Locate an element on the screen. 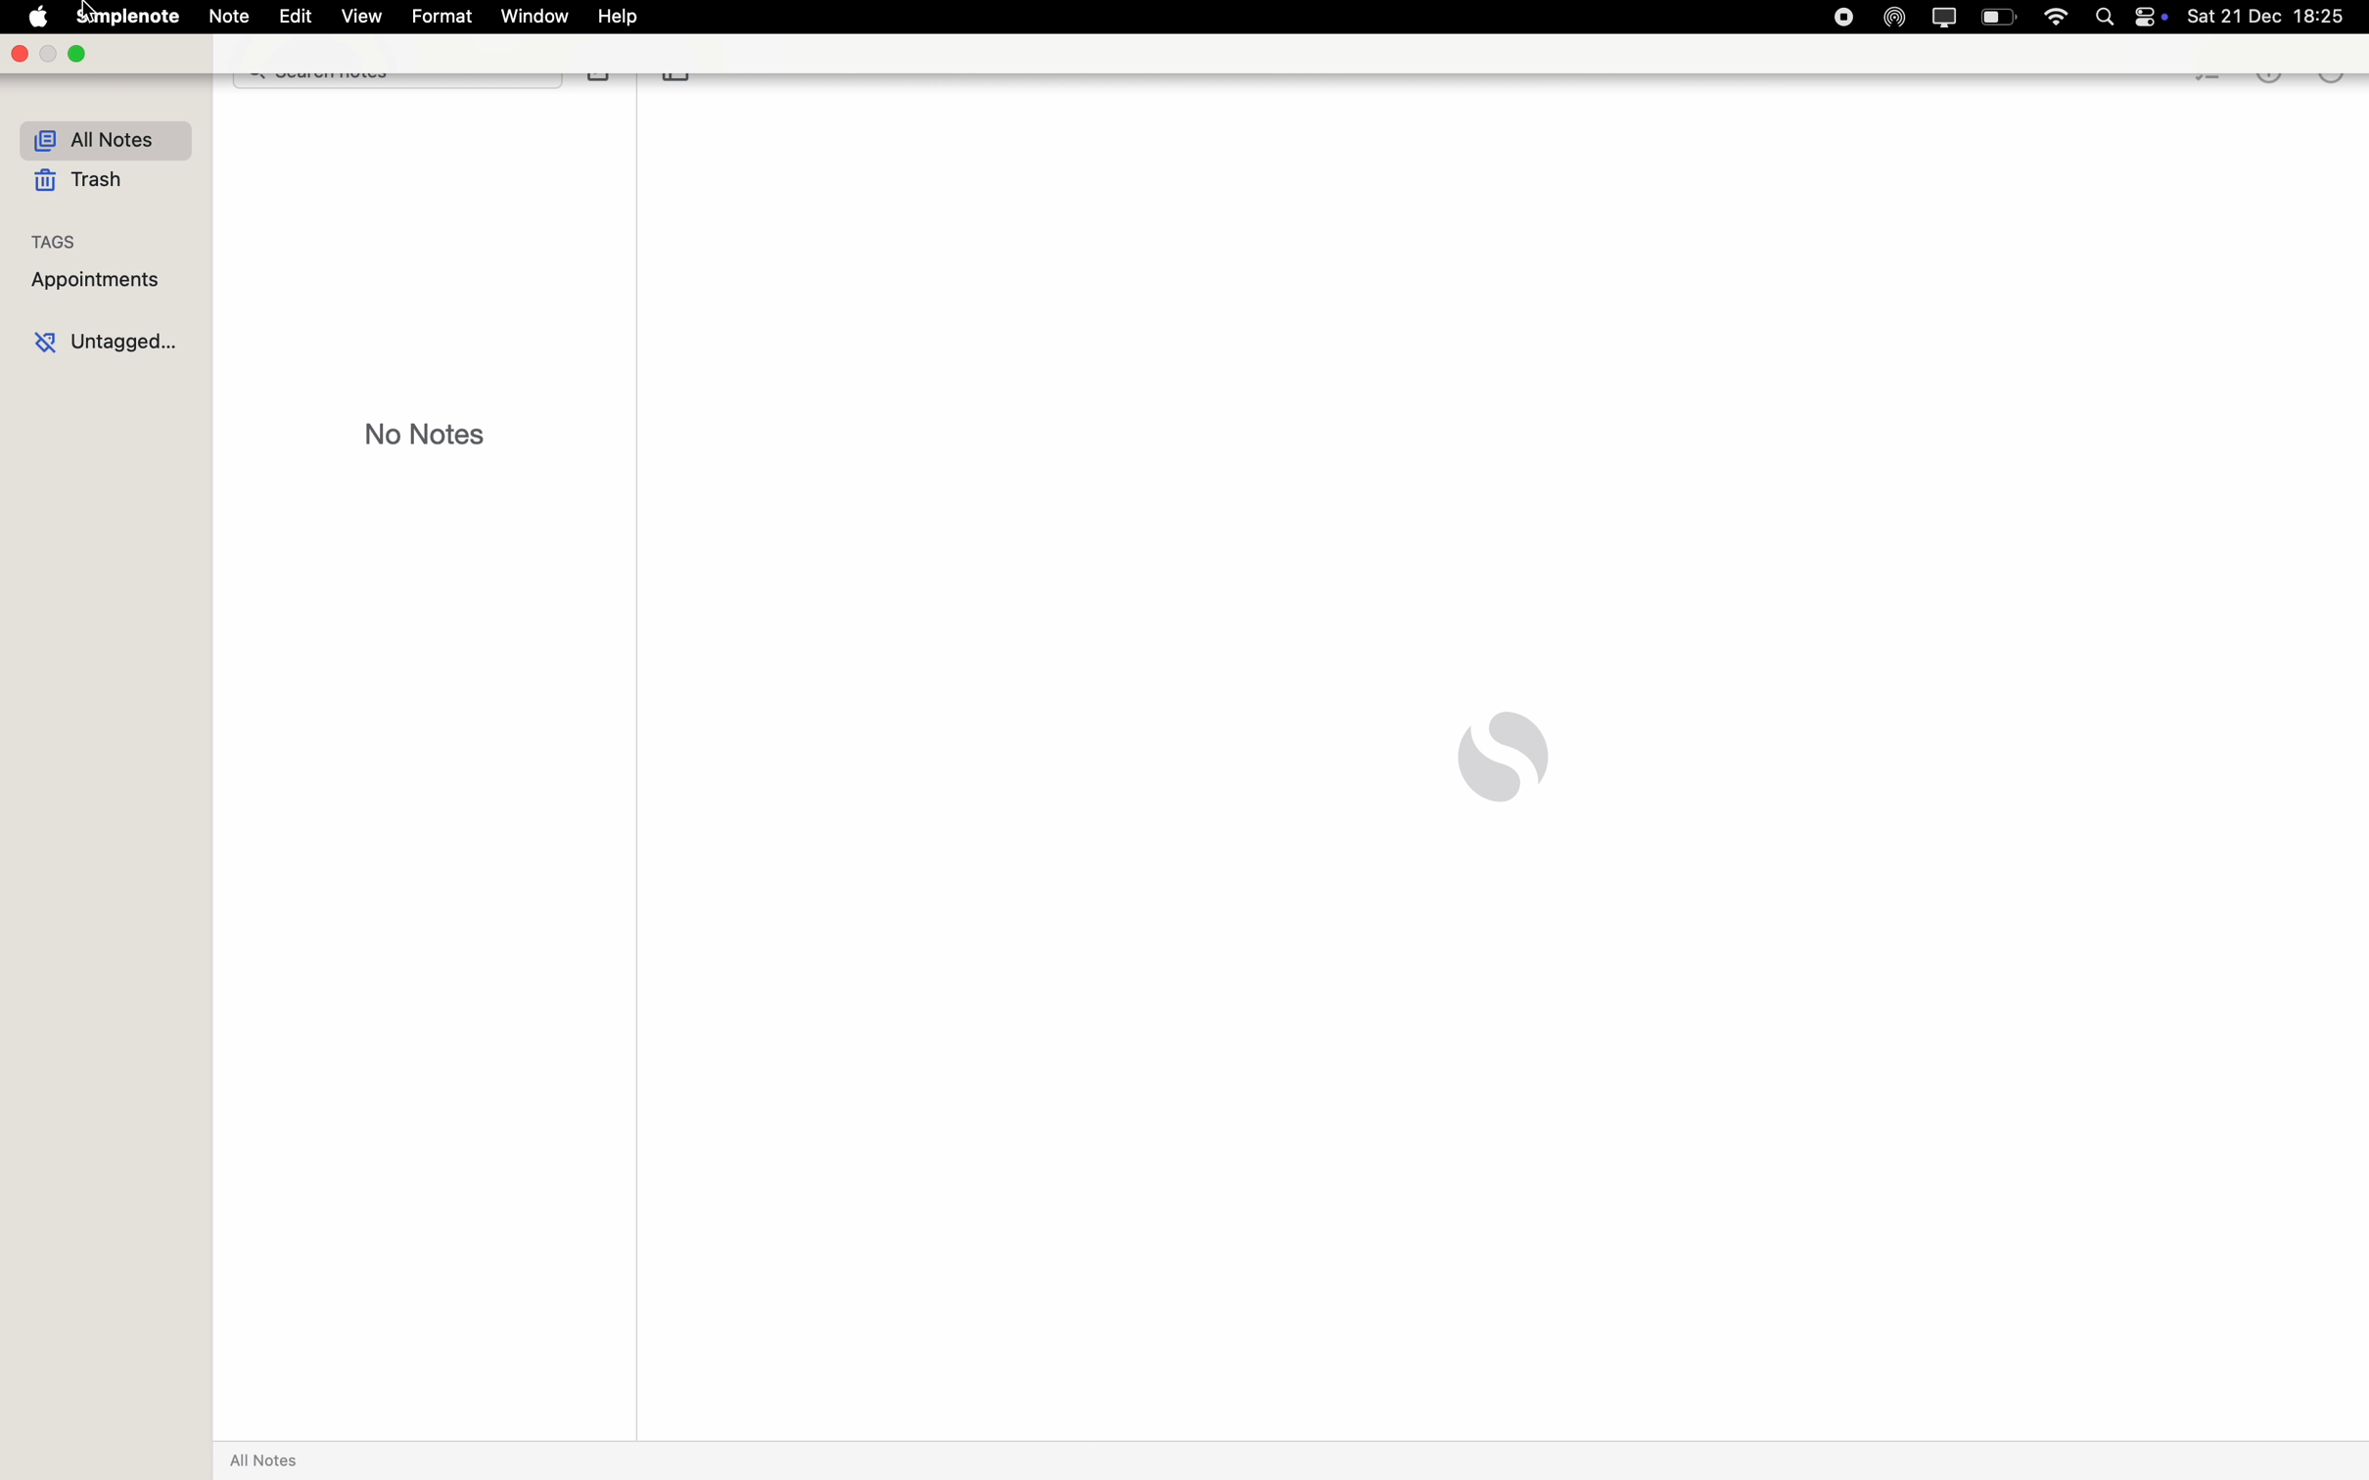 The width and height of the screenshot is (2369, 1480). note is located at coordinates (229, 18).